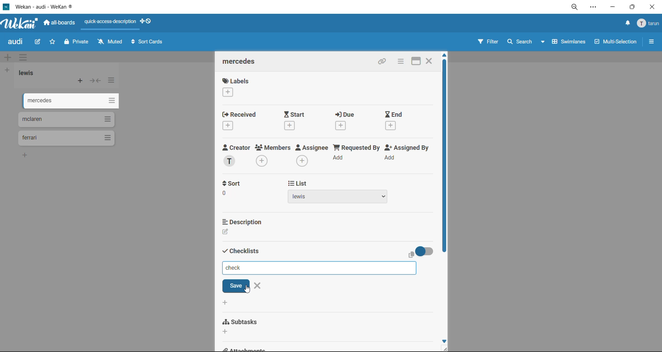  I want to click on cards, so click(66, 120).